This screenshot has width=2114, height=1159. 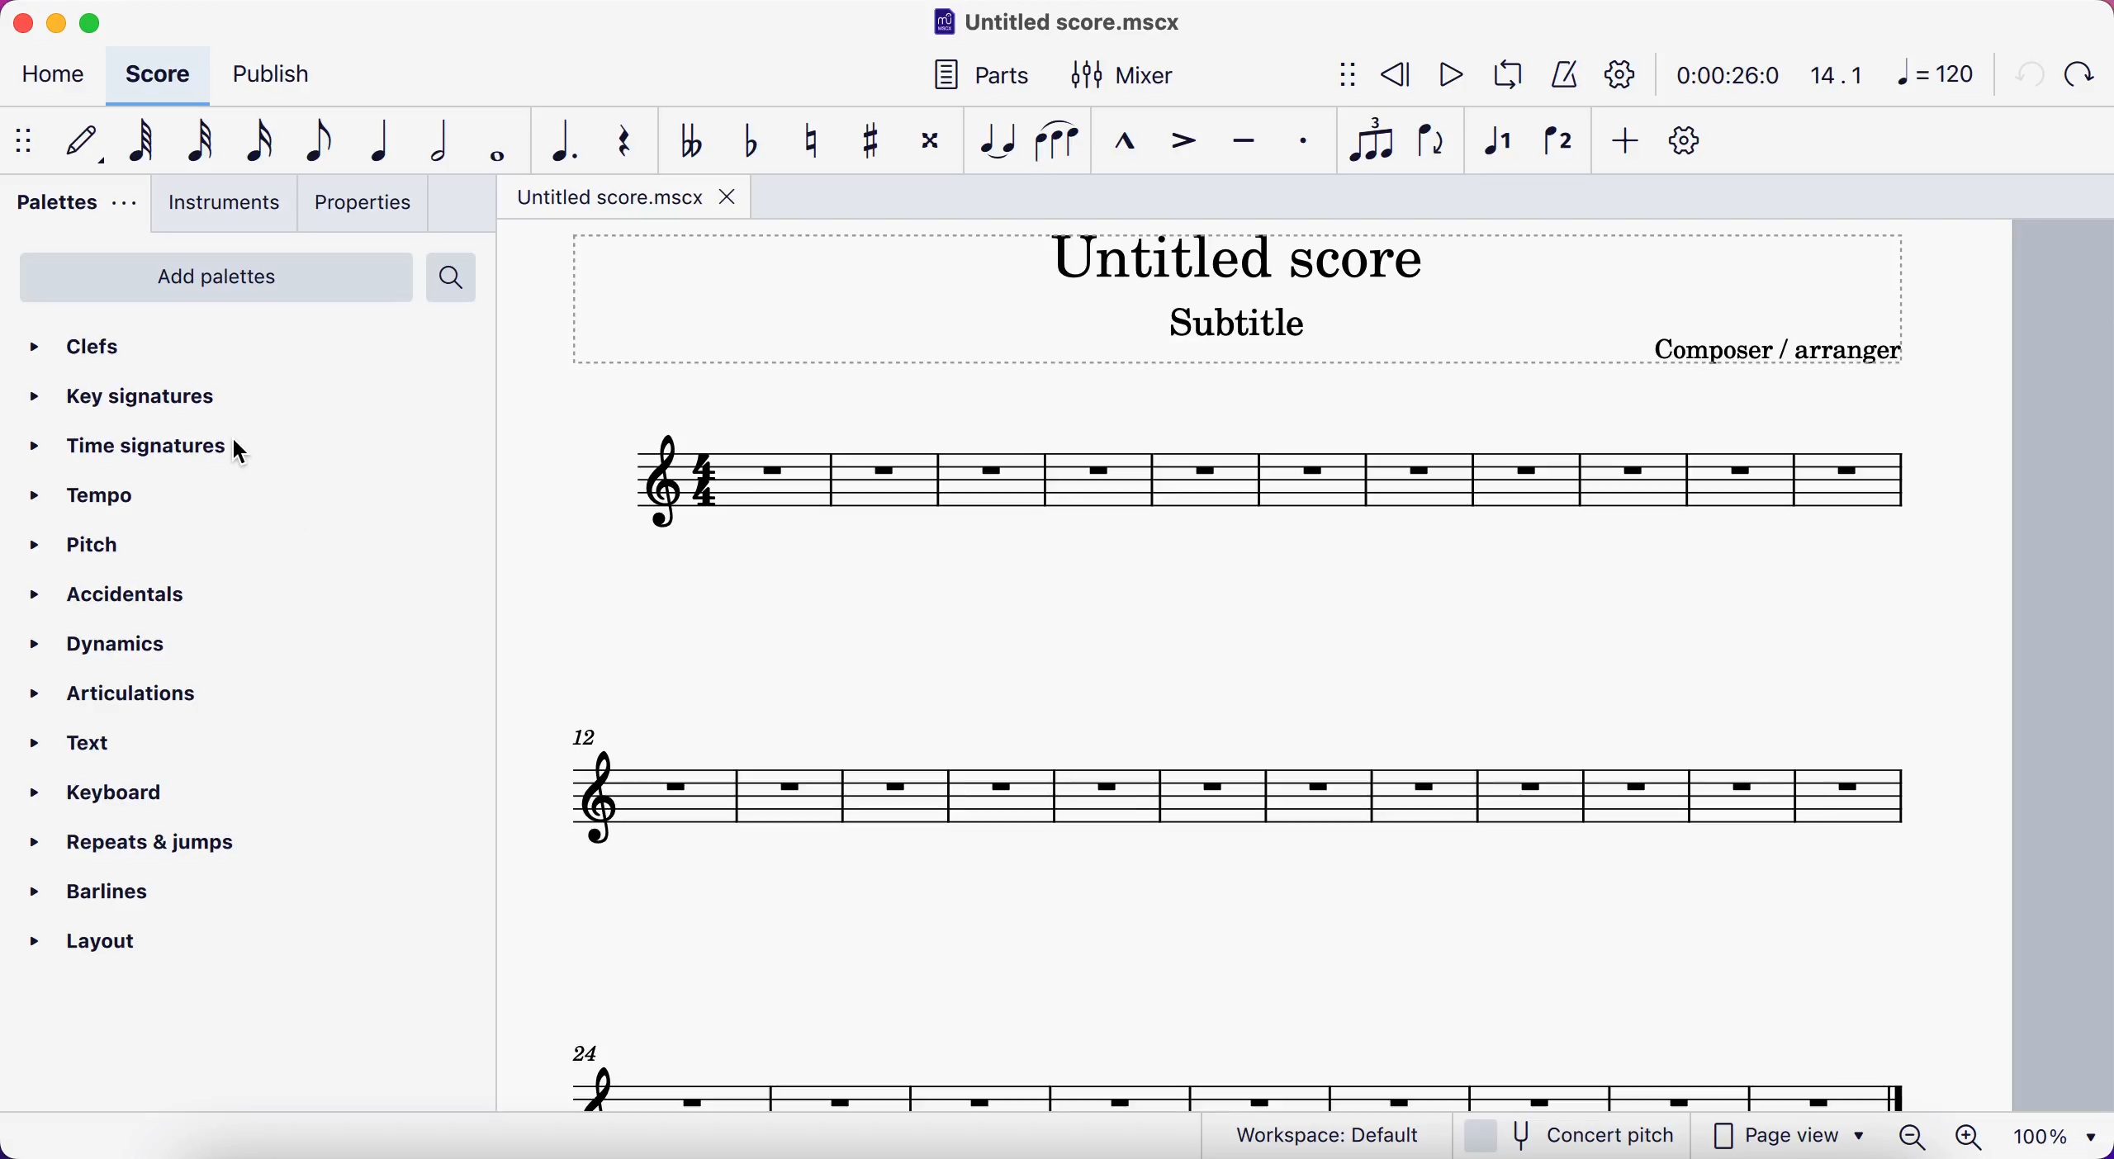 What do you see at coordinates (1316, 1133) in the screenshot?
I see `workspace: default` at bounding box center [1316, 1133].